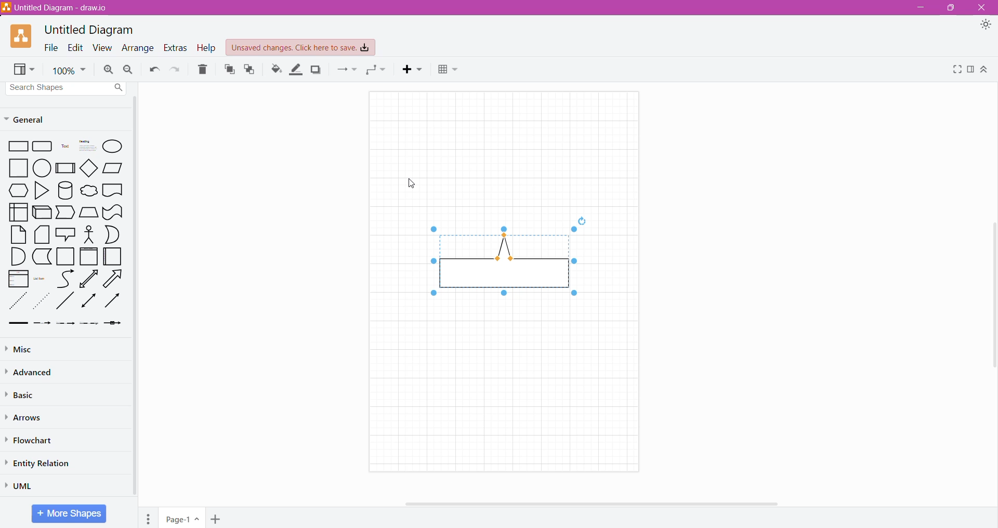 The image size is (998, 528). I want to click on Cursor, so click(409, 183).